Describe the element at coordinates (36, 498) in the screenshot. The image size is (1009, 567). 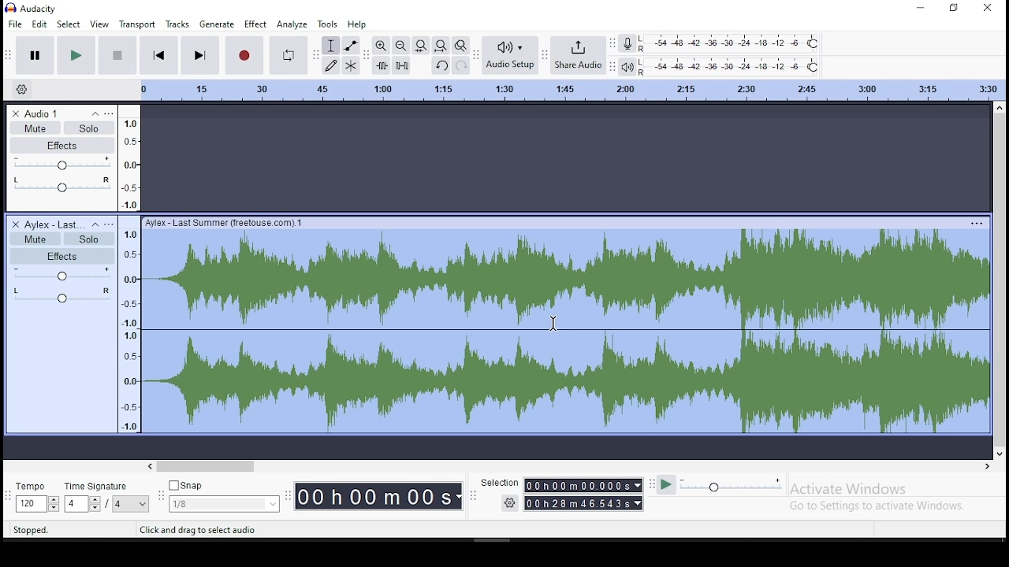
I see `tempo` at that location.